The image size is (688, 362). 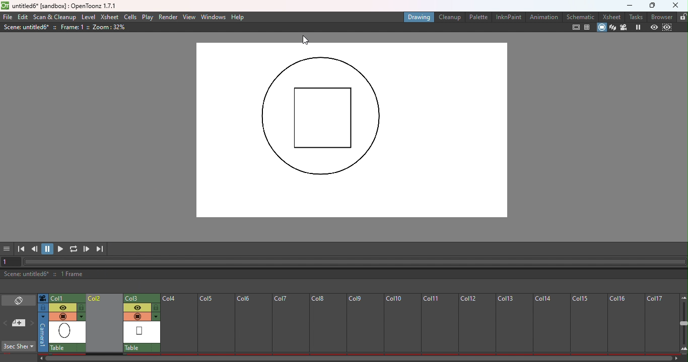 I want to click on Maximize, so click(x=650, y=6).